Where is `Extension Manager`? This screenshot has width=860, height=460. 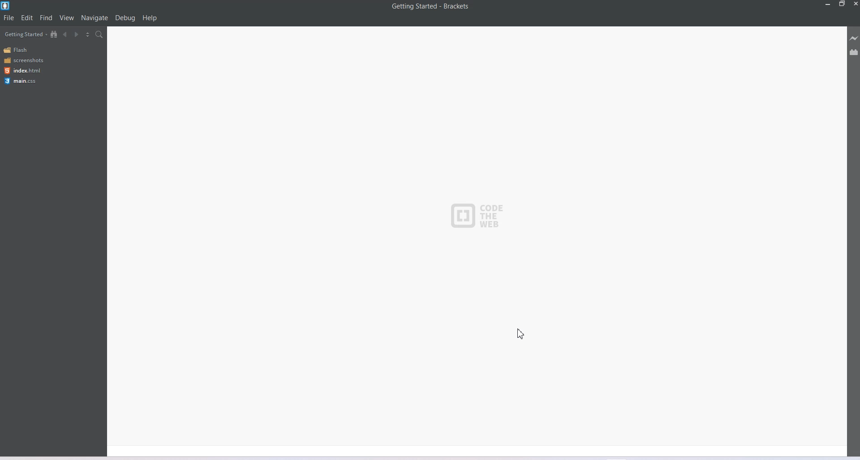
Extension Manager is located at coordinates (854, 52).